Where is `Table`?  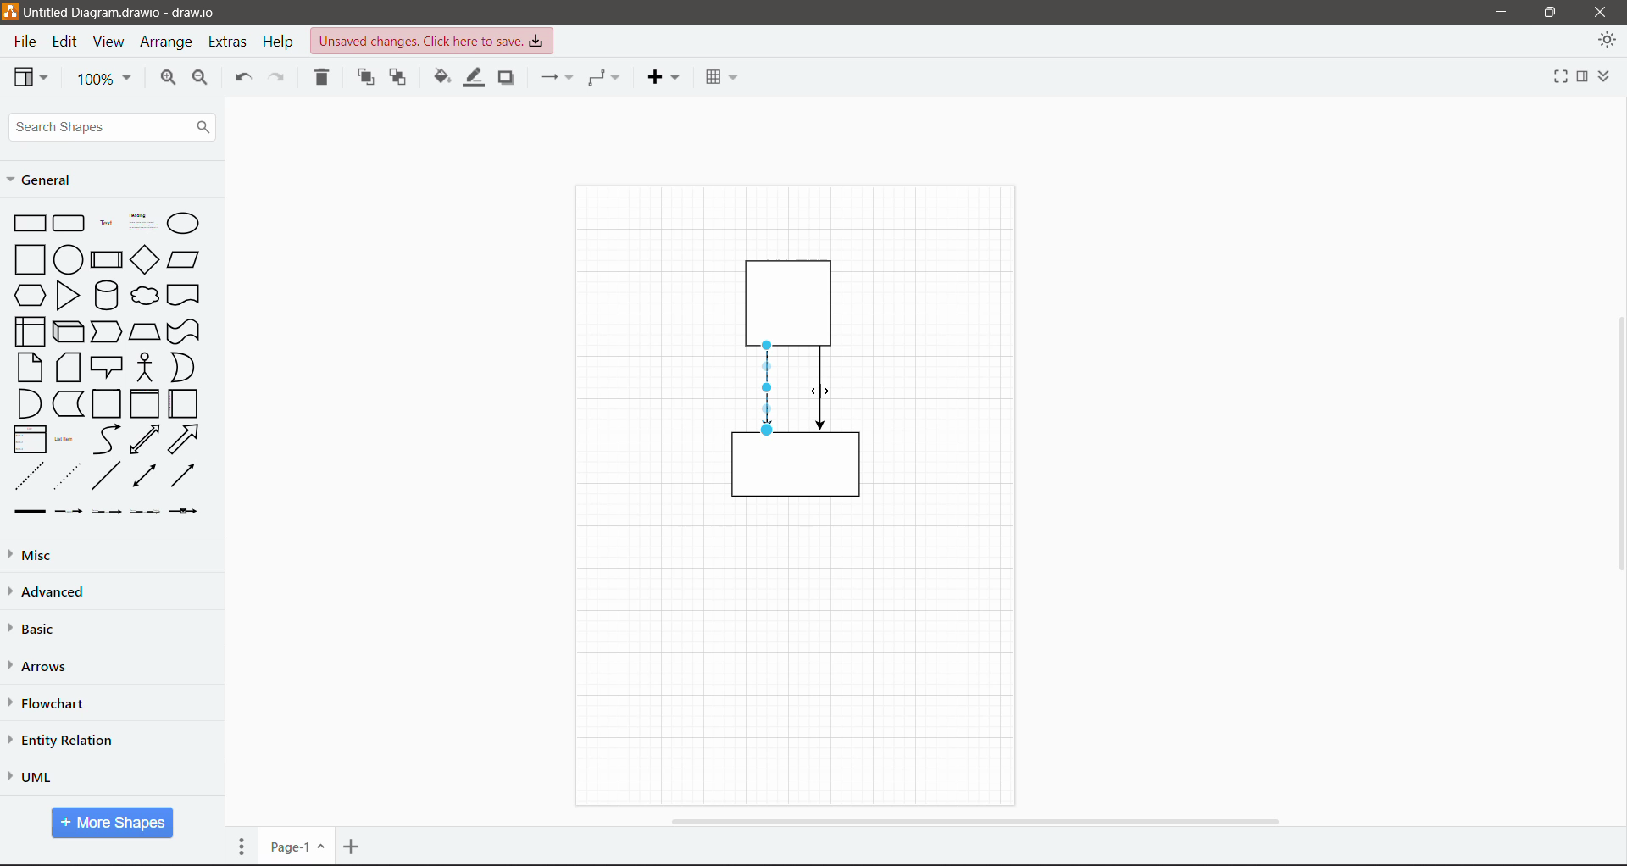
Table is located at coordinates (719, 75).